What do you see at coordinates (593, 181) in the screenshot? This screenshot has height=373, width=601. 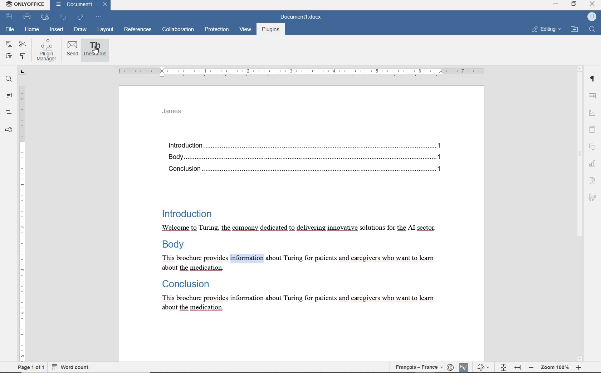 I see `TEXT ART` at bounding box center [593, 181].